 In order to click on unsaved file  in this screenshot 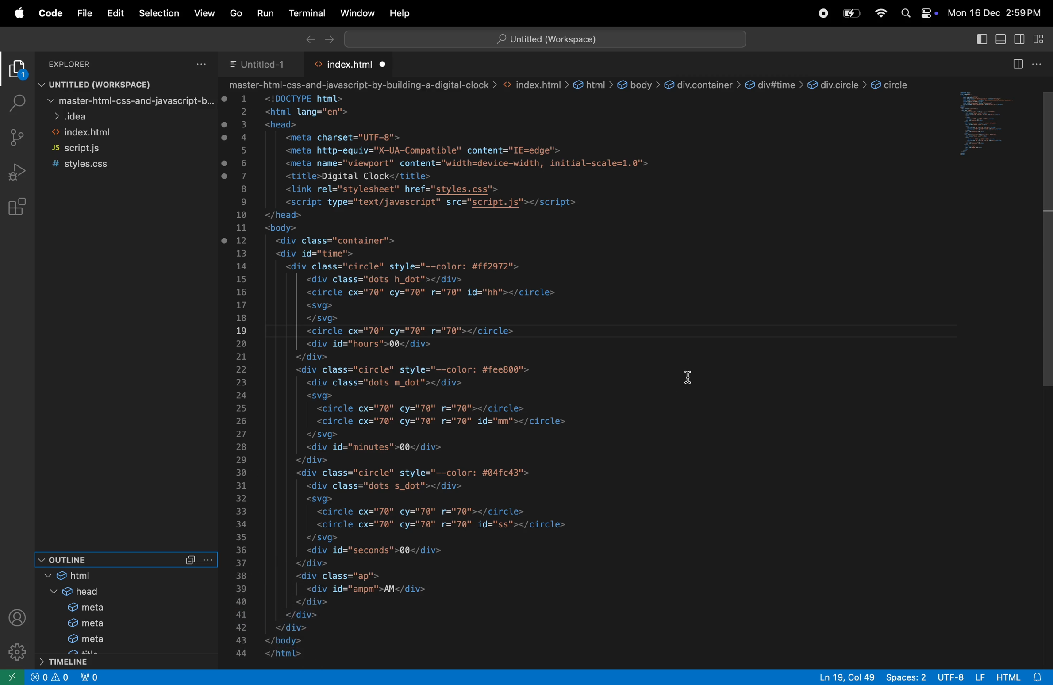, I will do `click(384, 64)`.